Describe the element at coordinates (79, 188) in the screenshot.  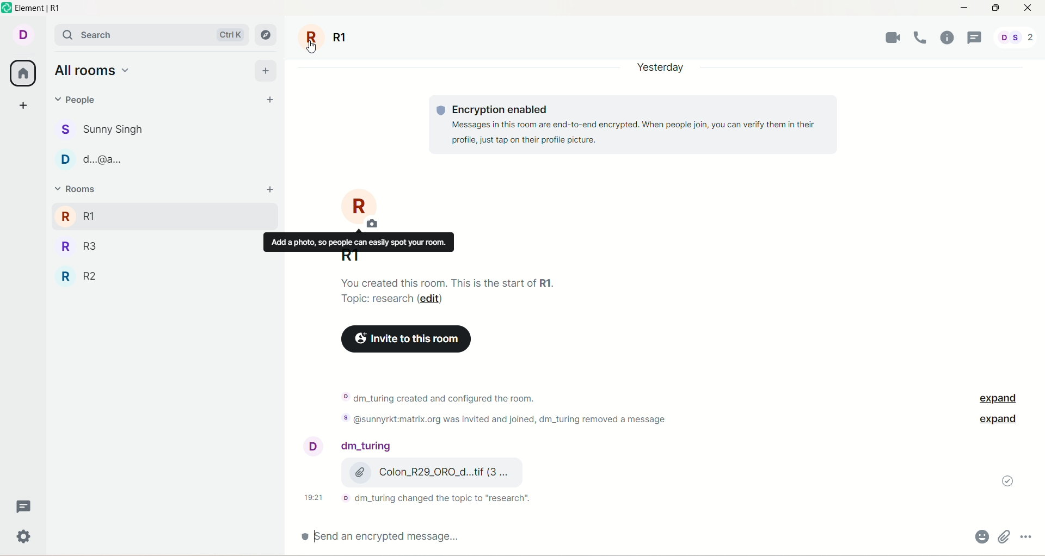
I see `rooms` at that location.